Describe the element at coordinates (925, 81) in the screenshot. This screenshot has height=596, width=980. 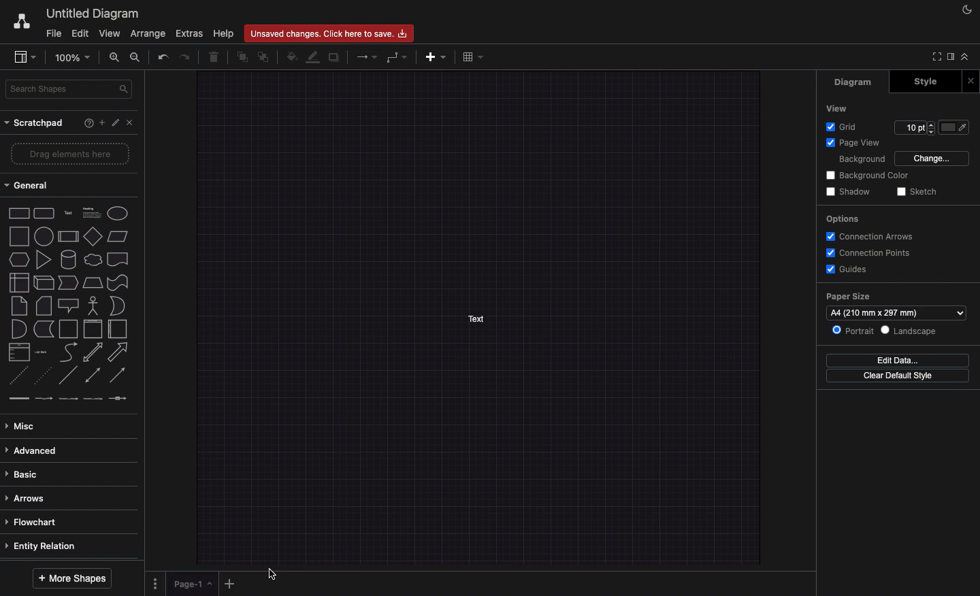
I see `Style` at that location.